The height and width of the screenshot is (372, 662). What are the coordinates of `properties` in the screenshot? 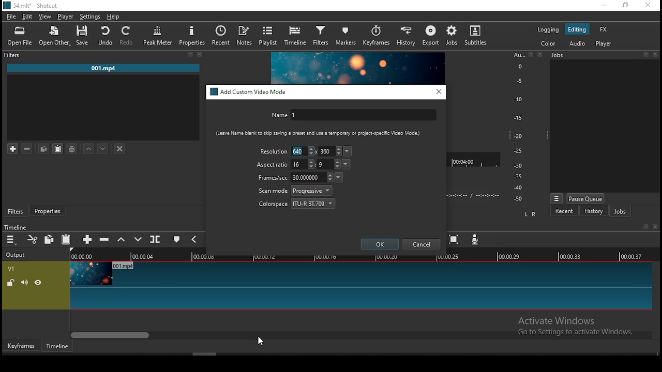 It's located at (193, 35).